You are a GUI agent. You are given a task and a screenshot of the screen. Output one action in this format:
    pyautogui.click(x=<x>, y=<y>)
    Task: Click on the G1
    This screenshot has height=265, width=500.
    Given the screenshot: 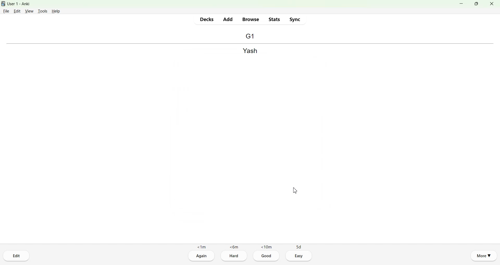 What is the action you would take?
    pyautogui.click(x=250, y=36)
    